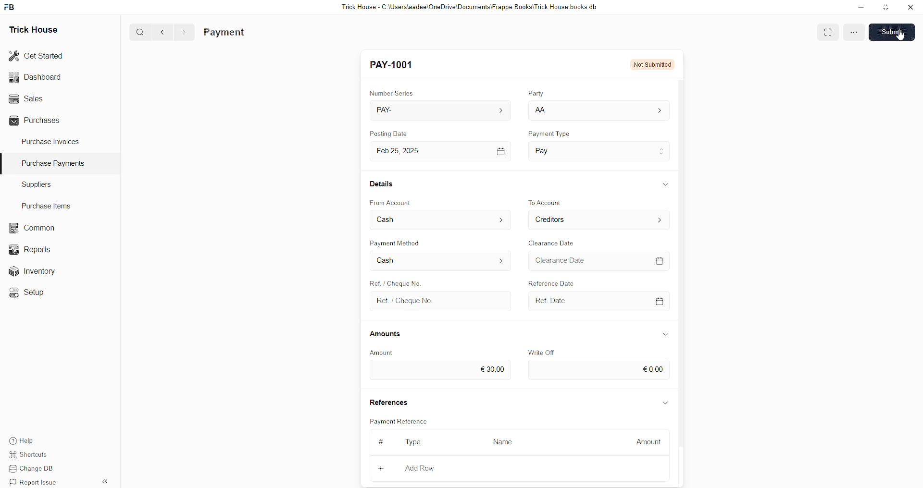  Describe the element at coordinates (11, 6) in the screenshot. I see `FB` at that location.